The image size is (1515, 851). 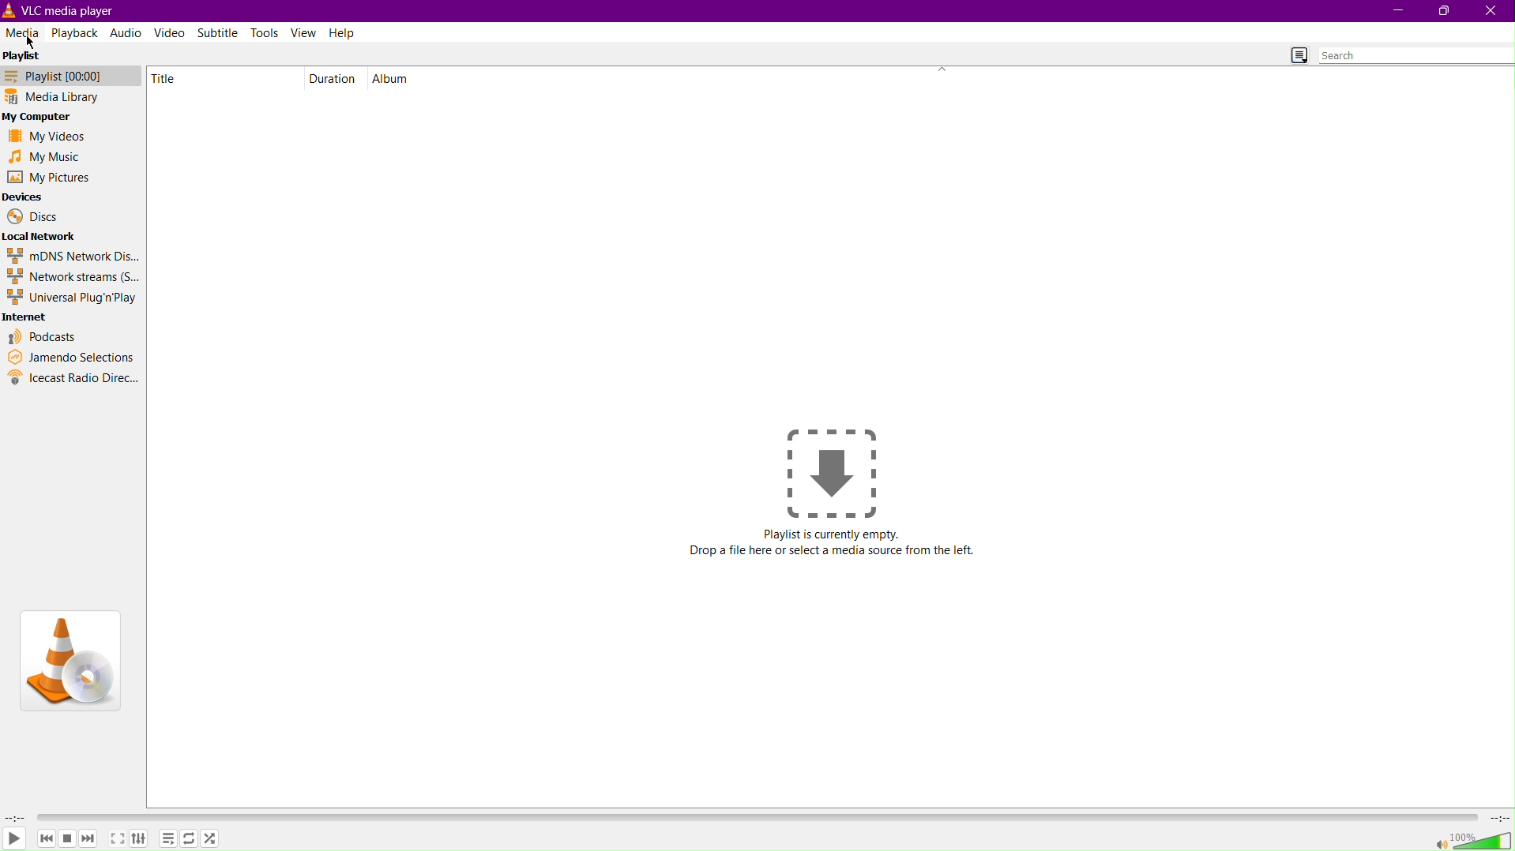 I want to click on Remaining time, so click(x=1498, y=818).